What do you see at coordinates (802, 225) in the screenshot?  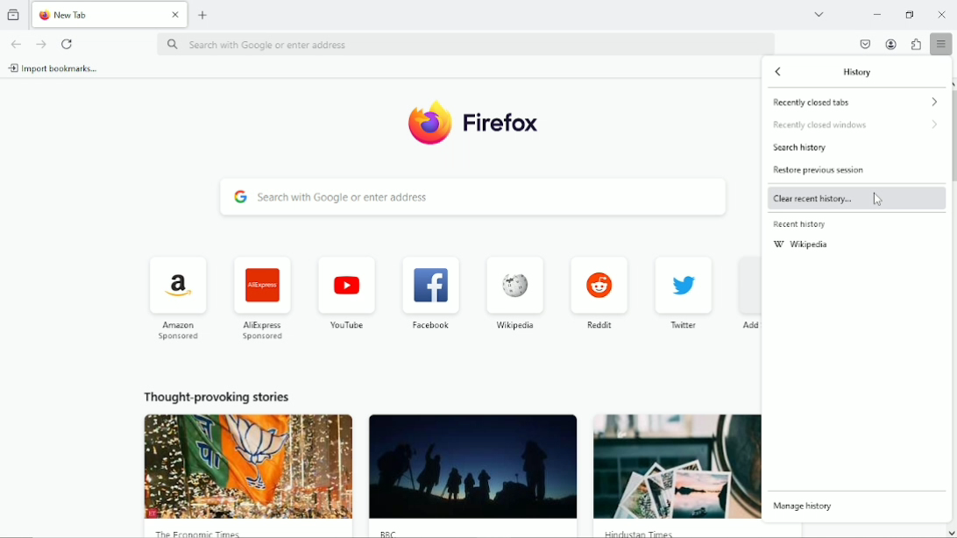 I see `Recent history` at bounding box center [802, 225].